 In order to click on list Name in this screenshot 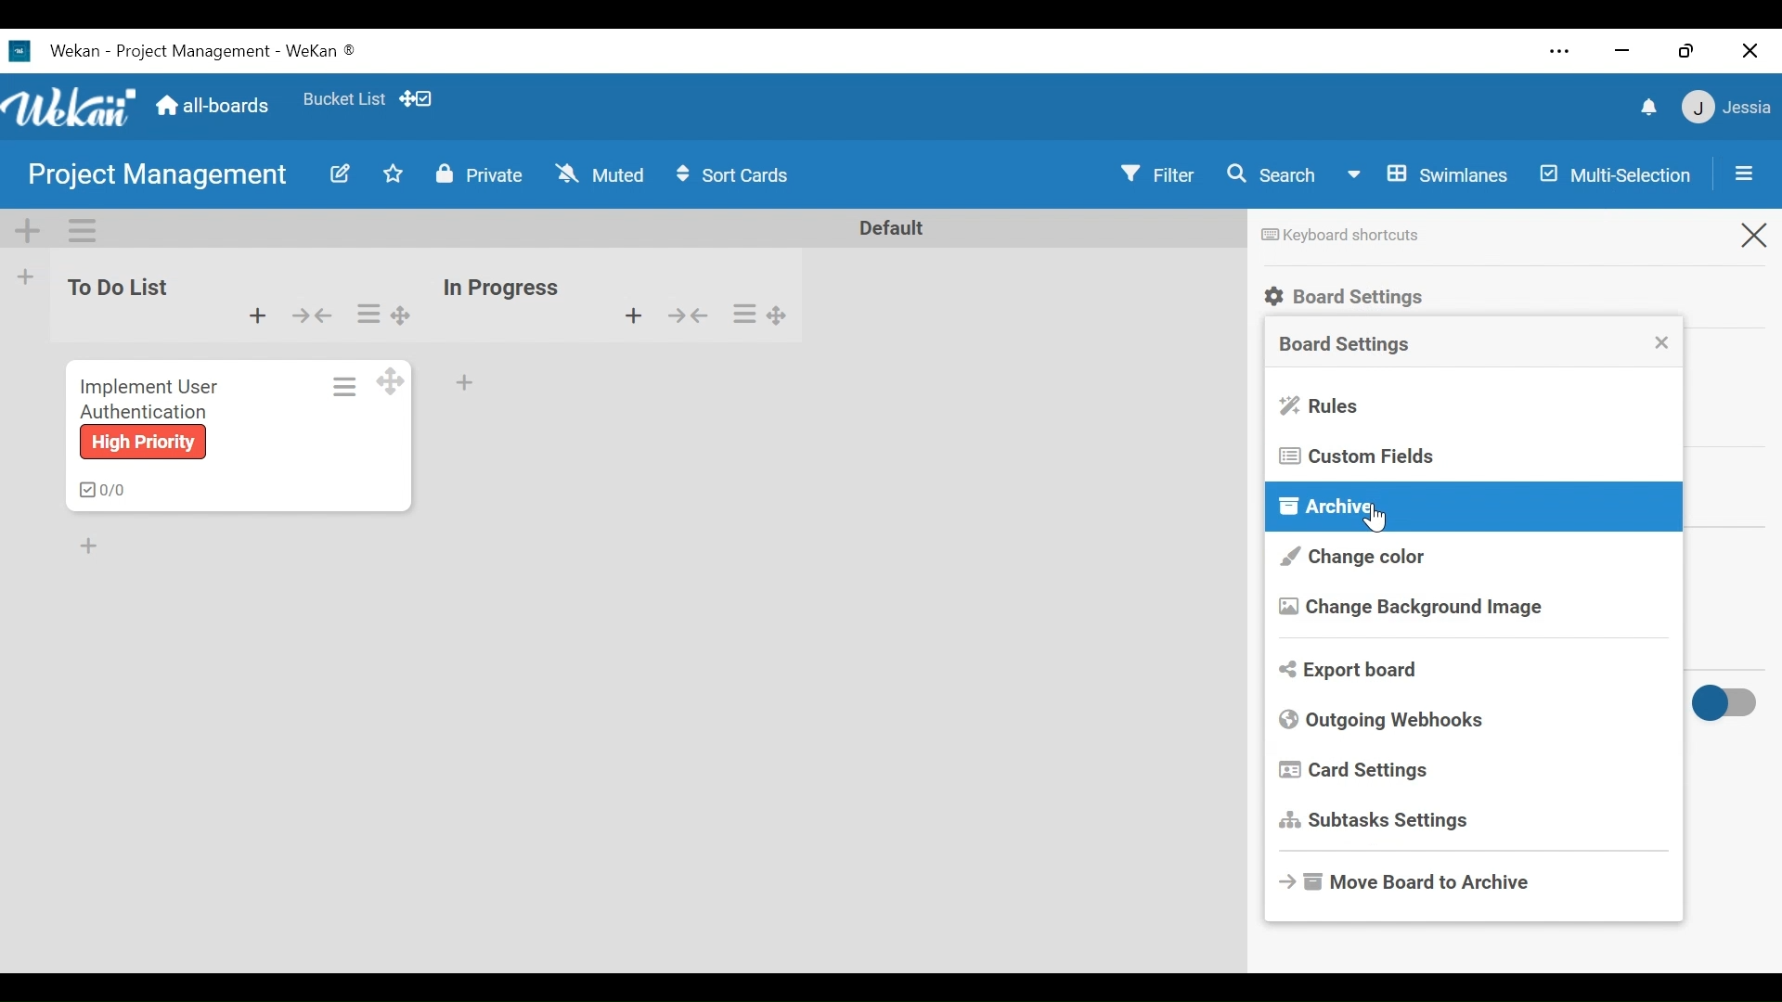, I will do `click(499, 288)`.